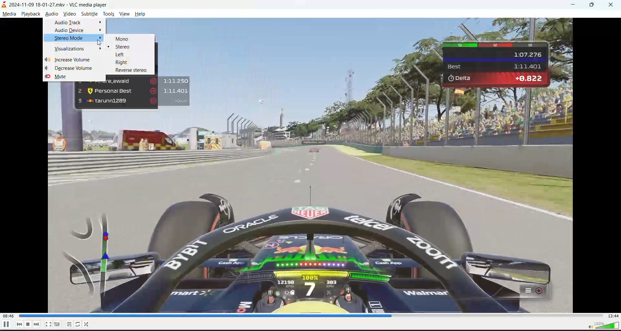 This screenshot has width=621, height=331. What do you see at coordinates (69, 14) in the screenshot?
I see `video` at bounding box center [69, 14].